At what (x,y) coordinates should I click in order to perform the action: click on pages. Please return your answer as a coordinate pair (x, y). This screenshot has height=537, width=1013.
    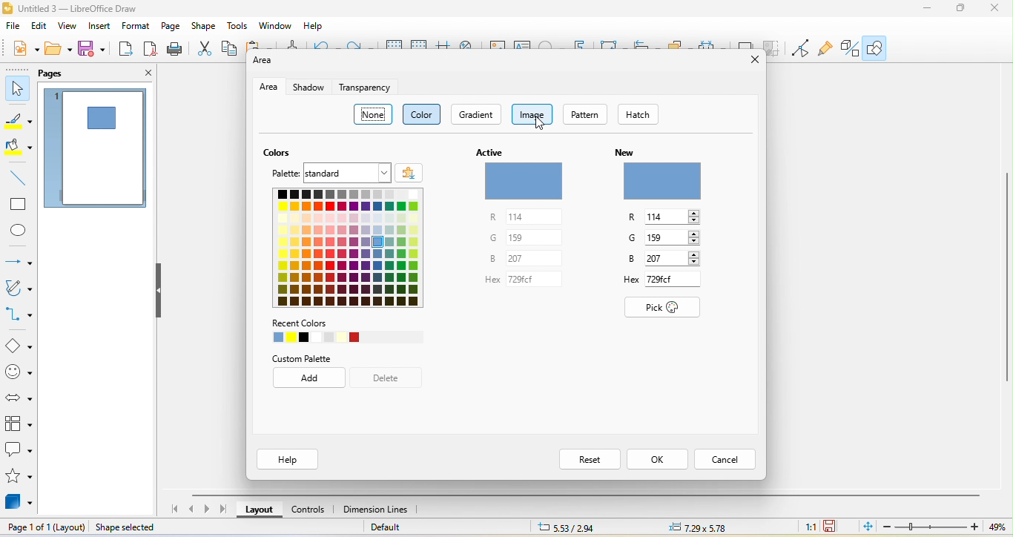
    Looking at the image, I should click on (58, 74).